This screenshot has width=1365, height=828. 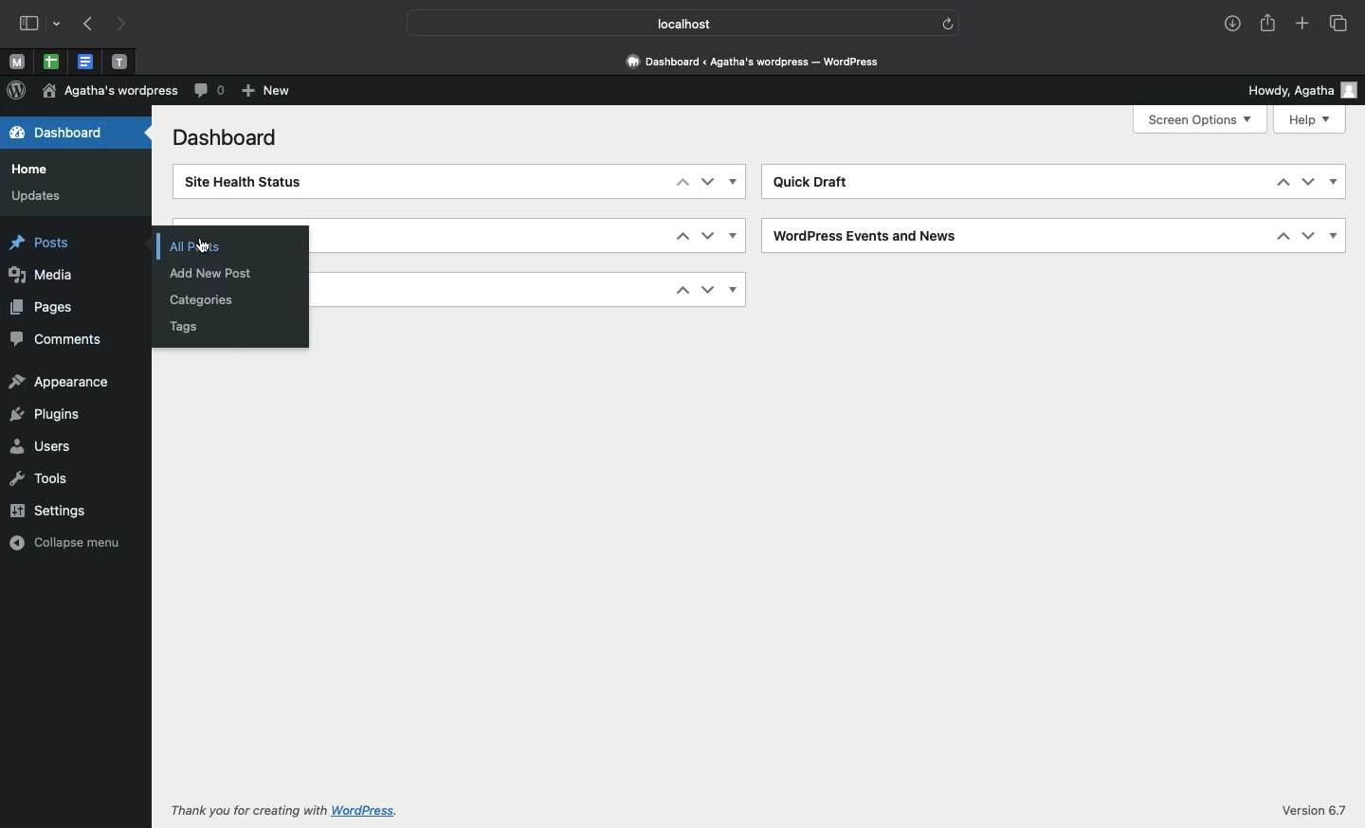 What do you see at coordinates (110, 91) in the screenshot?
I see `Wordpress name` at bounding box center [110, 91].